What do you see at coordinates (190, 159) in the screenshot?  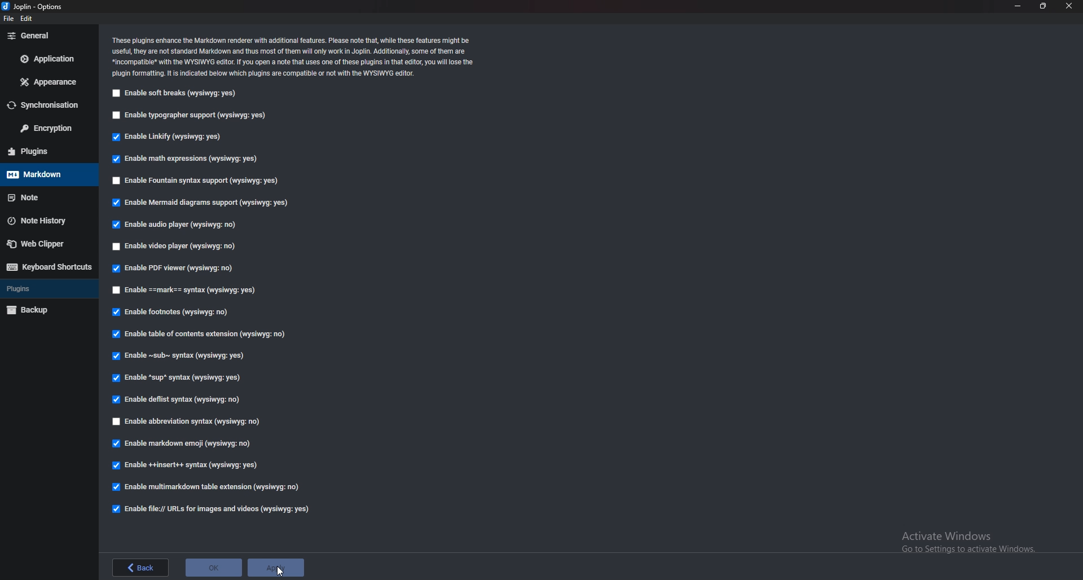 I see `Enable math expressions` at bounding box center [190, 159].